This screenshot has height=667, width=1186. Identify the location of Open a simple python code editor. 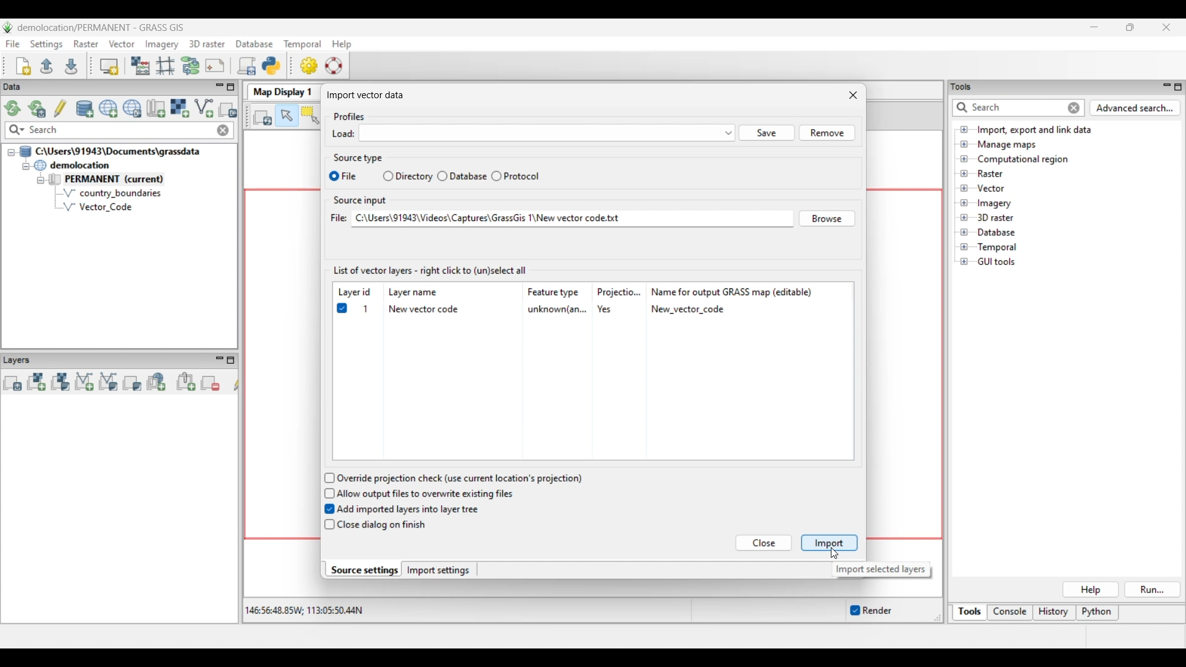
(271, 65).